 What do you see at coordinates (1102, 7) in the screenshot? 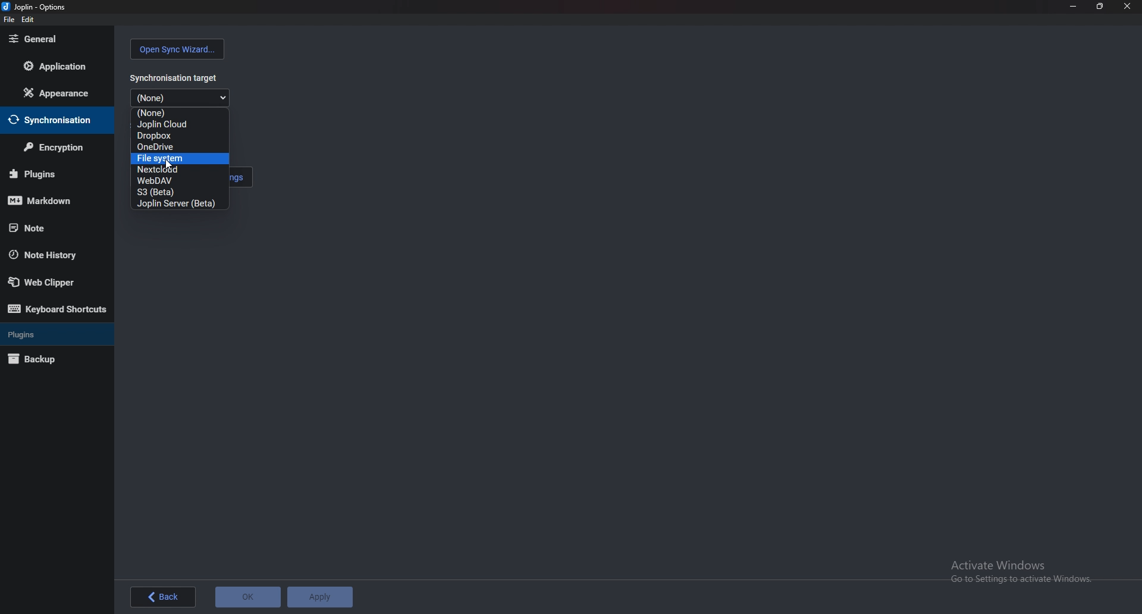
I see `Resize` at bounding box center [1102, 7].